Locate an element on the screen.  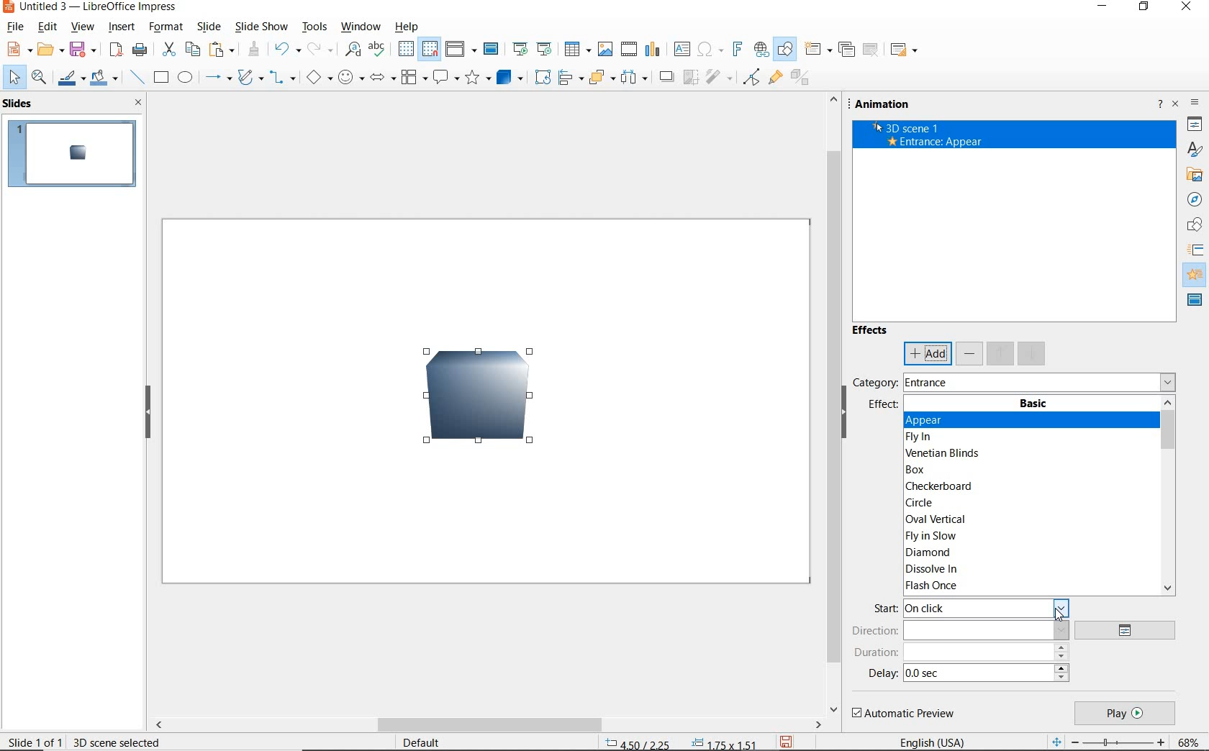
CLOSE is located at coordinates (1187, 7).